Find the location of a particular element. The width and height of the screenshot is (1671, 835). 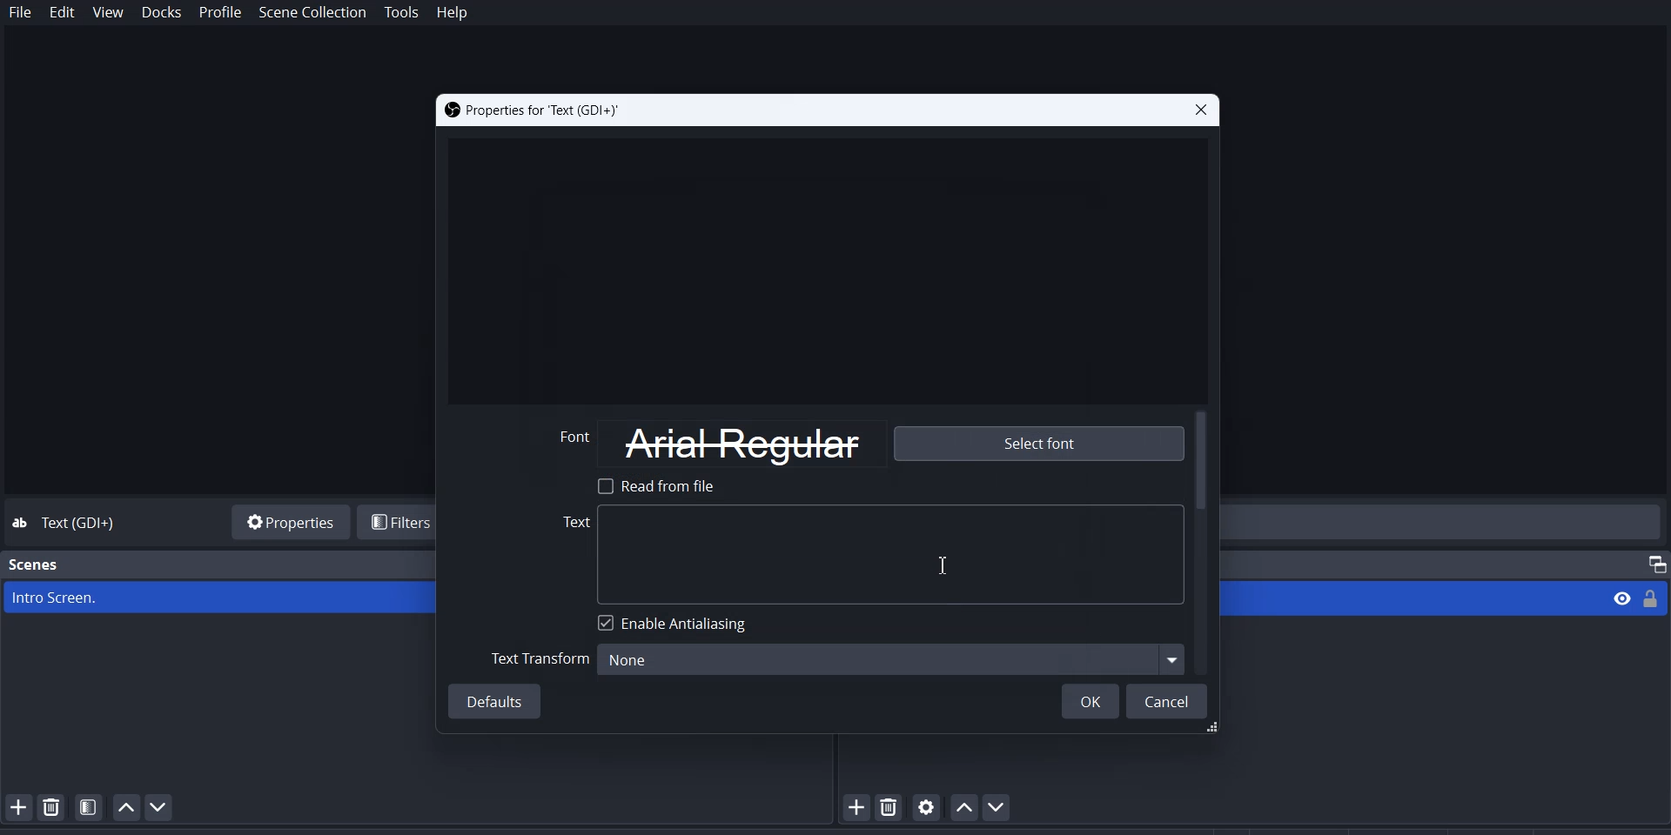

Edit is located at coordinates (63, 14).